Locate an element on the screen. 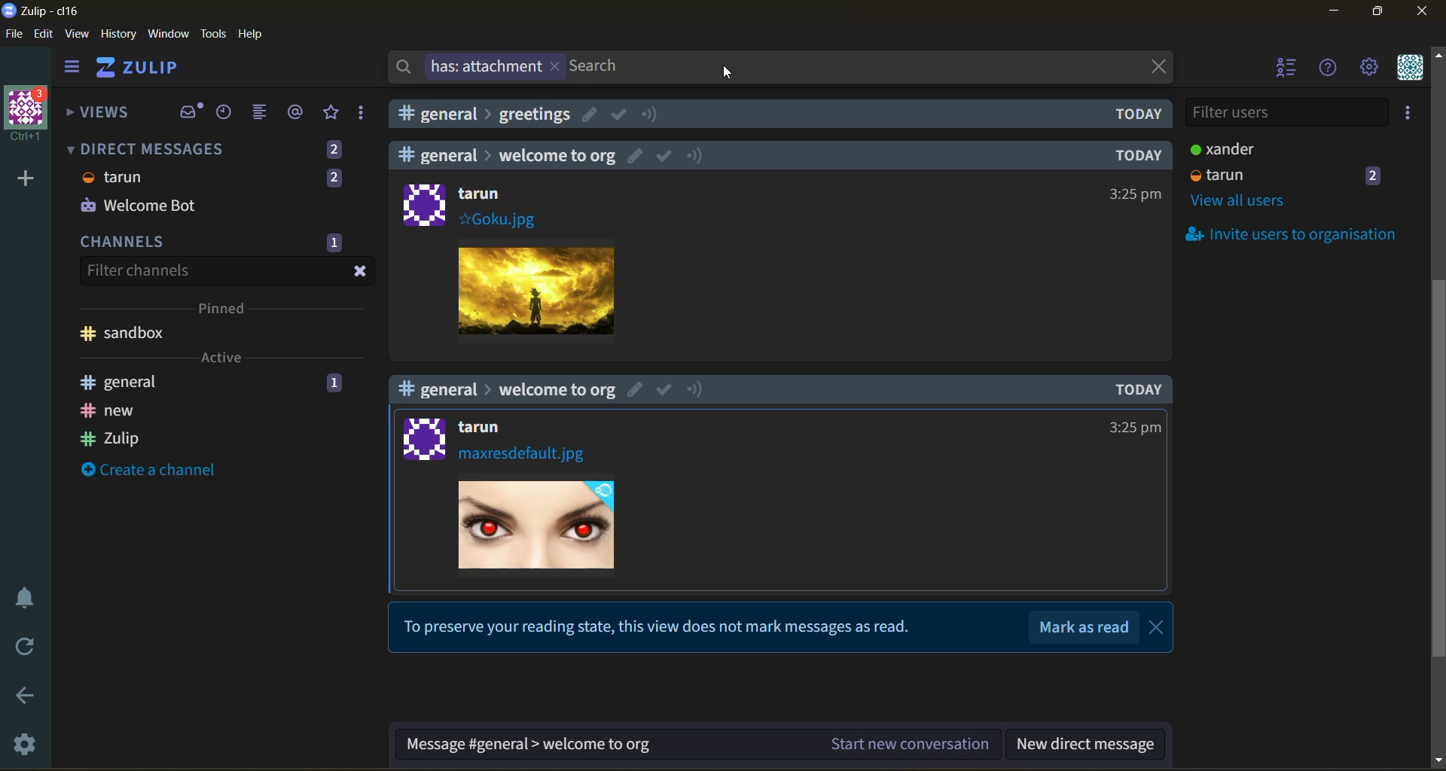  drafts and reactions is located at coordinates (362, 114).